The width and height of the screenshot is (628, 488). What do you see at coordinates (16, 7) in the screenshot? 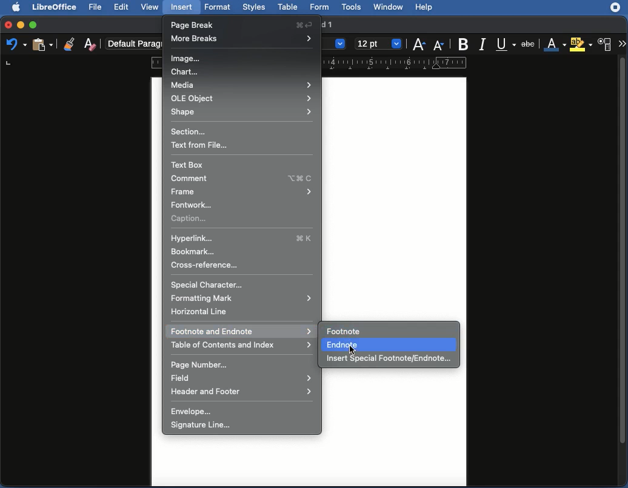
I see `Apple Logo` at bounding box center [16, 7].